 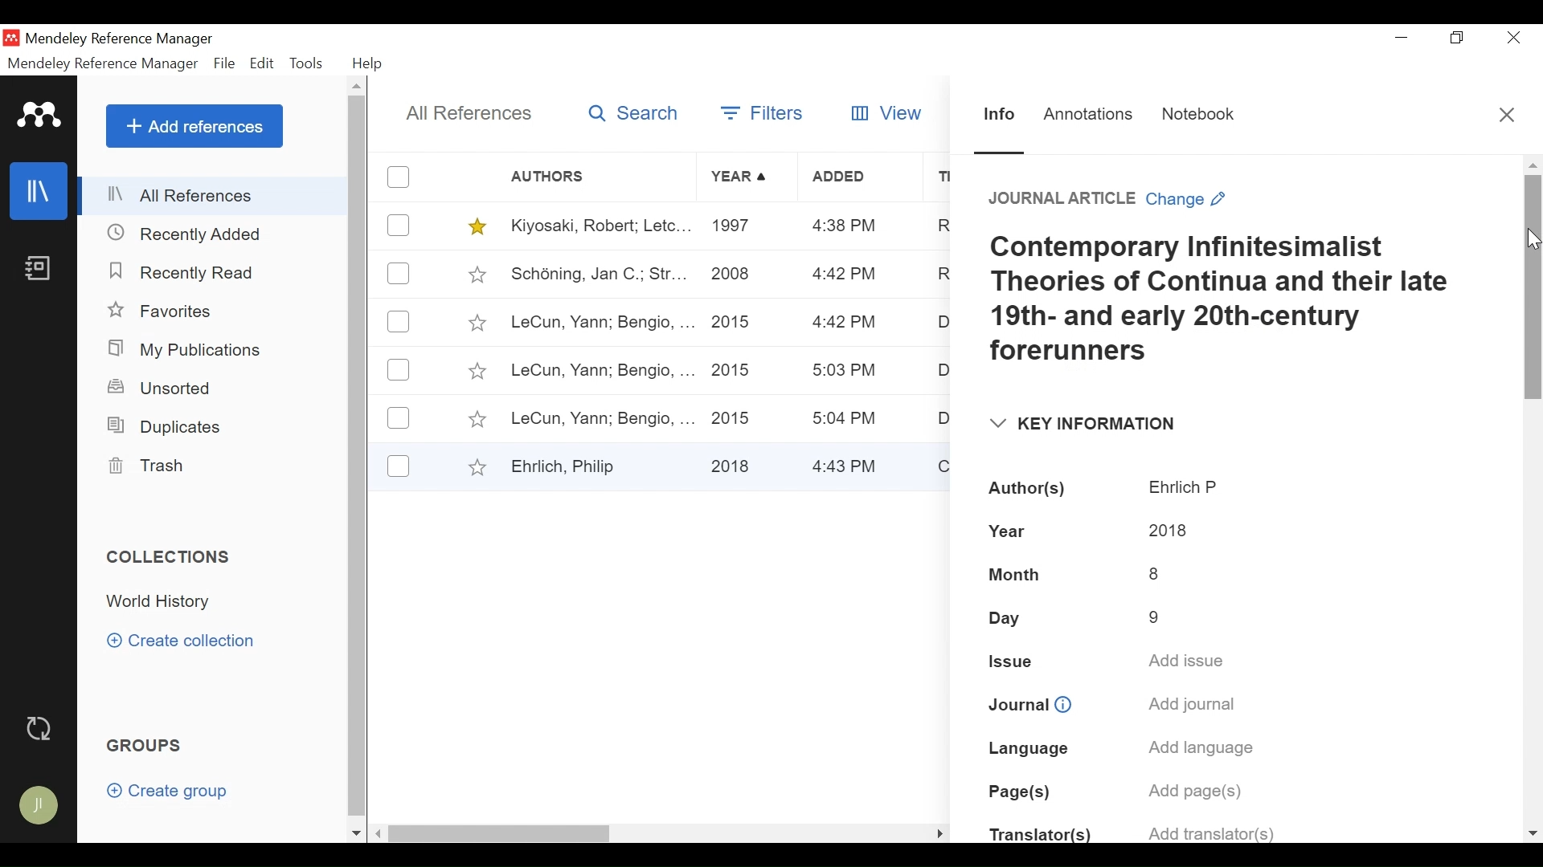 I want to click on Duplicates, so click(x=161, y=427).